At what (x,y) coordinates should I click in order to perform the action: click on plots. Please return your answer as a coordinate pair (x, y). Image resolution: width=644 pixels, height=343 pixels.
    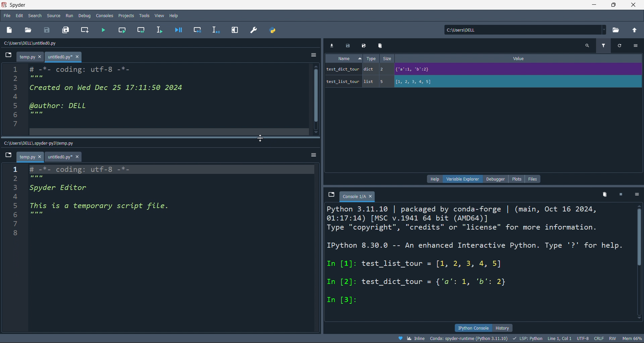
    Looking at the image, I should click on (516, 178).